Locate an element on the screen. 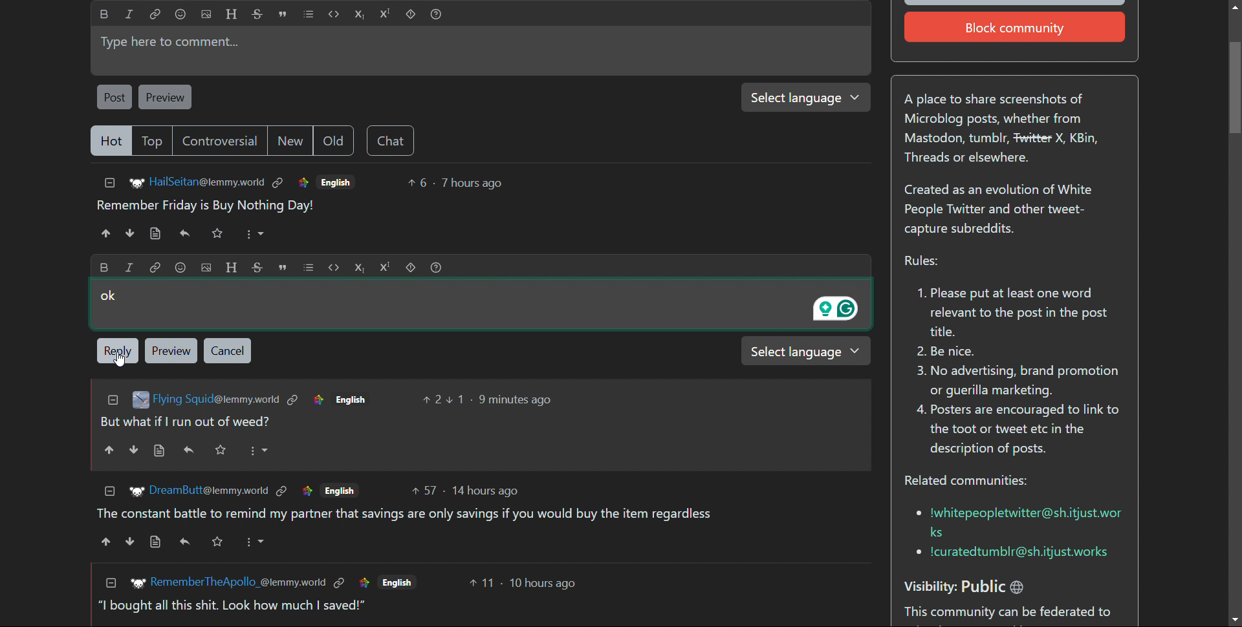  time of posting is located at coordinates (487, 487).